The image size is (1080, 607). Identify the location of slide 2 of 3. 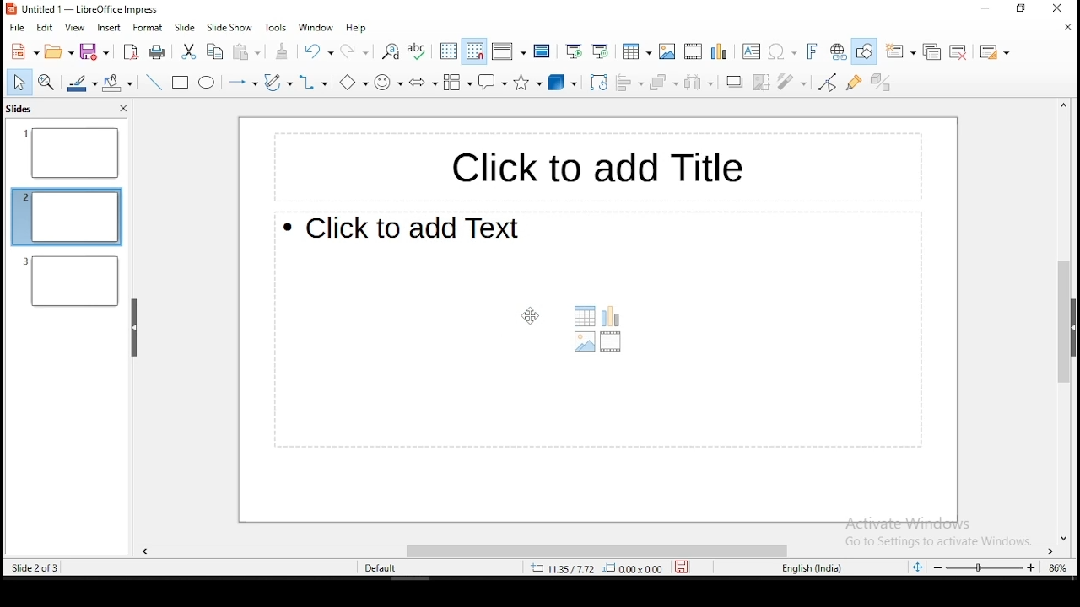
(34, 568).